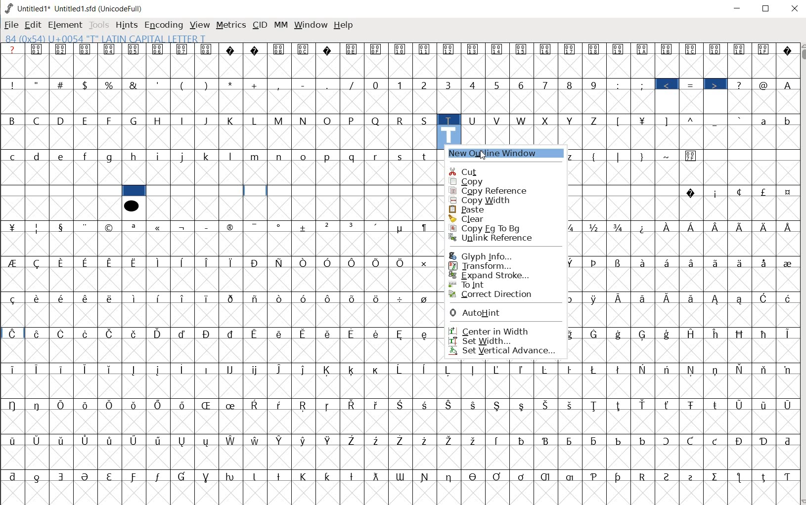 Image resolution: width=806 pixels, height=505 pixels. I want to click on Symbol, so click(377, 440).